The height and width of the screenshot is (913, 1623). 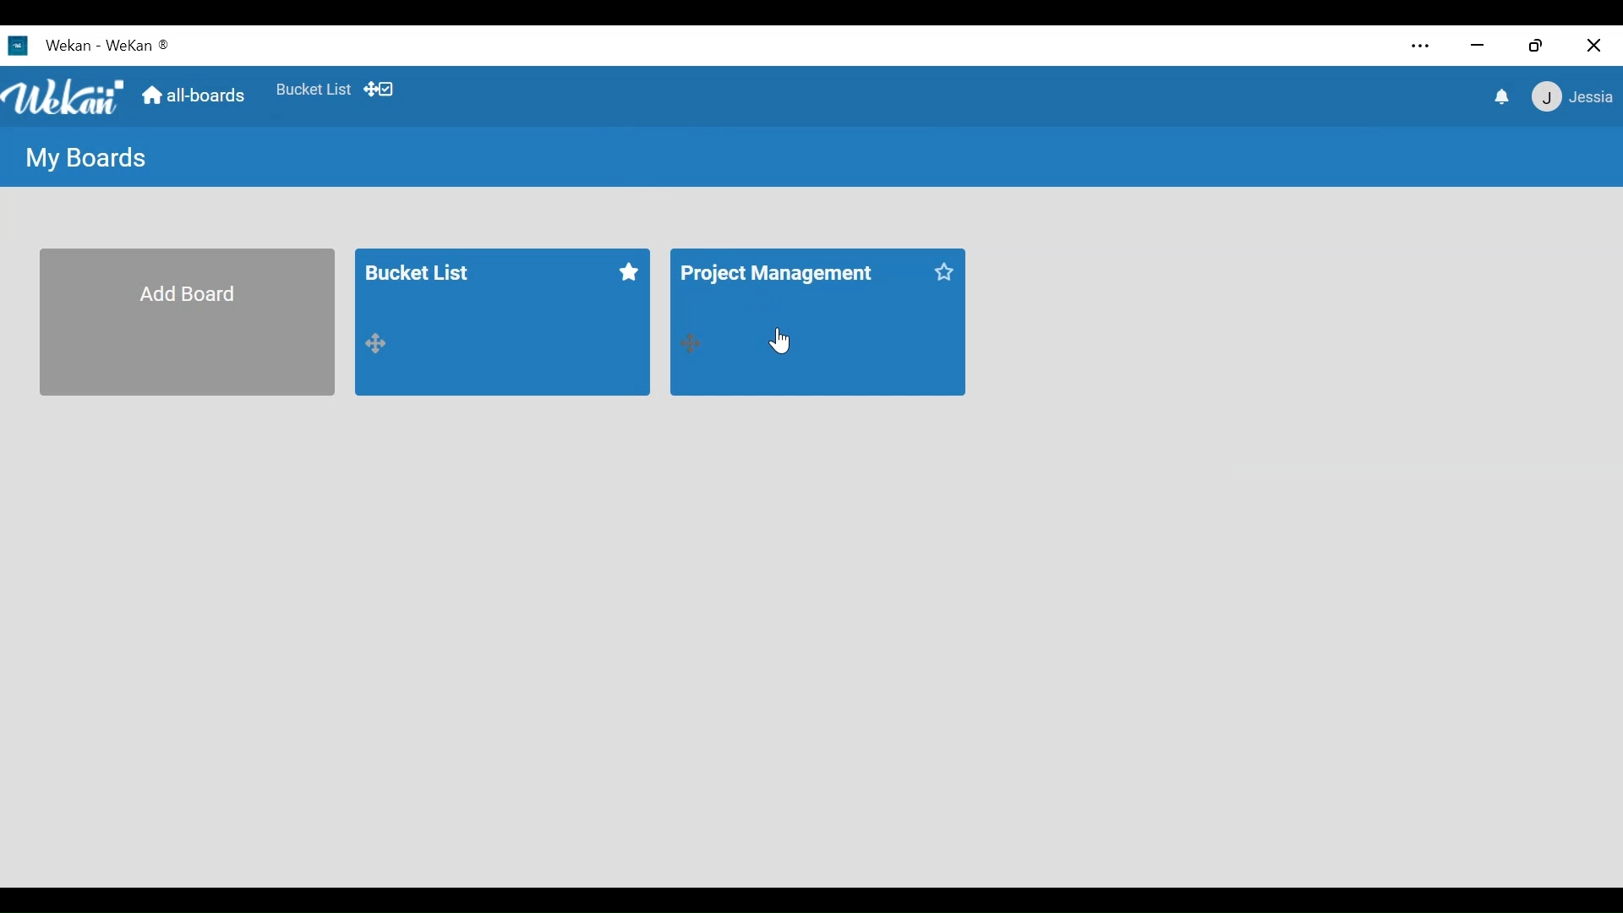 What do you see at coordinates (782, 339) in the screenshot?
I see `Cursor` at bounding box center [782, 339].